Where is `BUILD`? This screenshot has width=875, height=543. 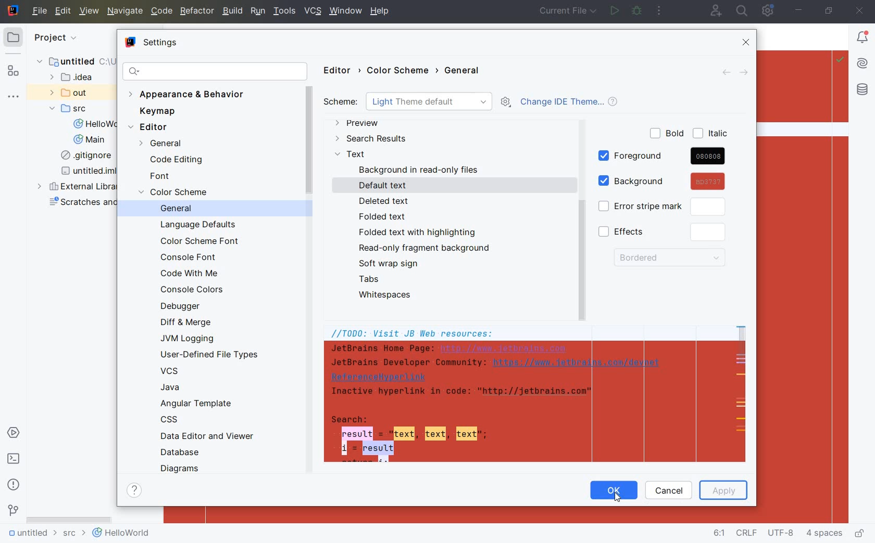
BUILD is located at coordinates (232, 11).